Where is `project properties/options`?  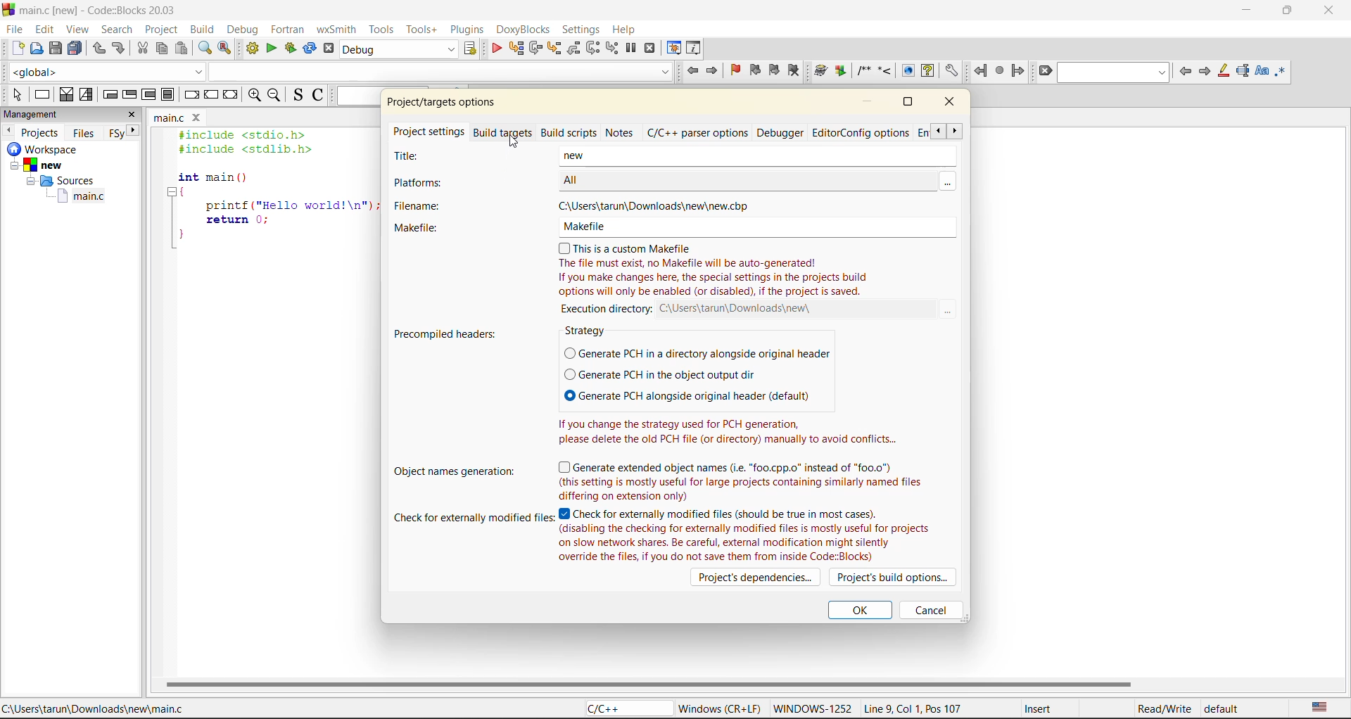 project properties/options is located at coordinates (438, 104).